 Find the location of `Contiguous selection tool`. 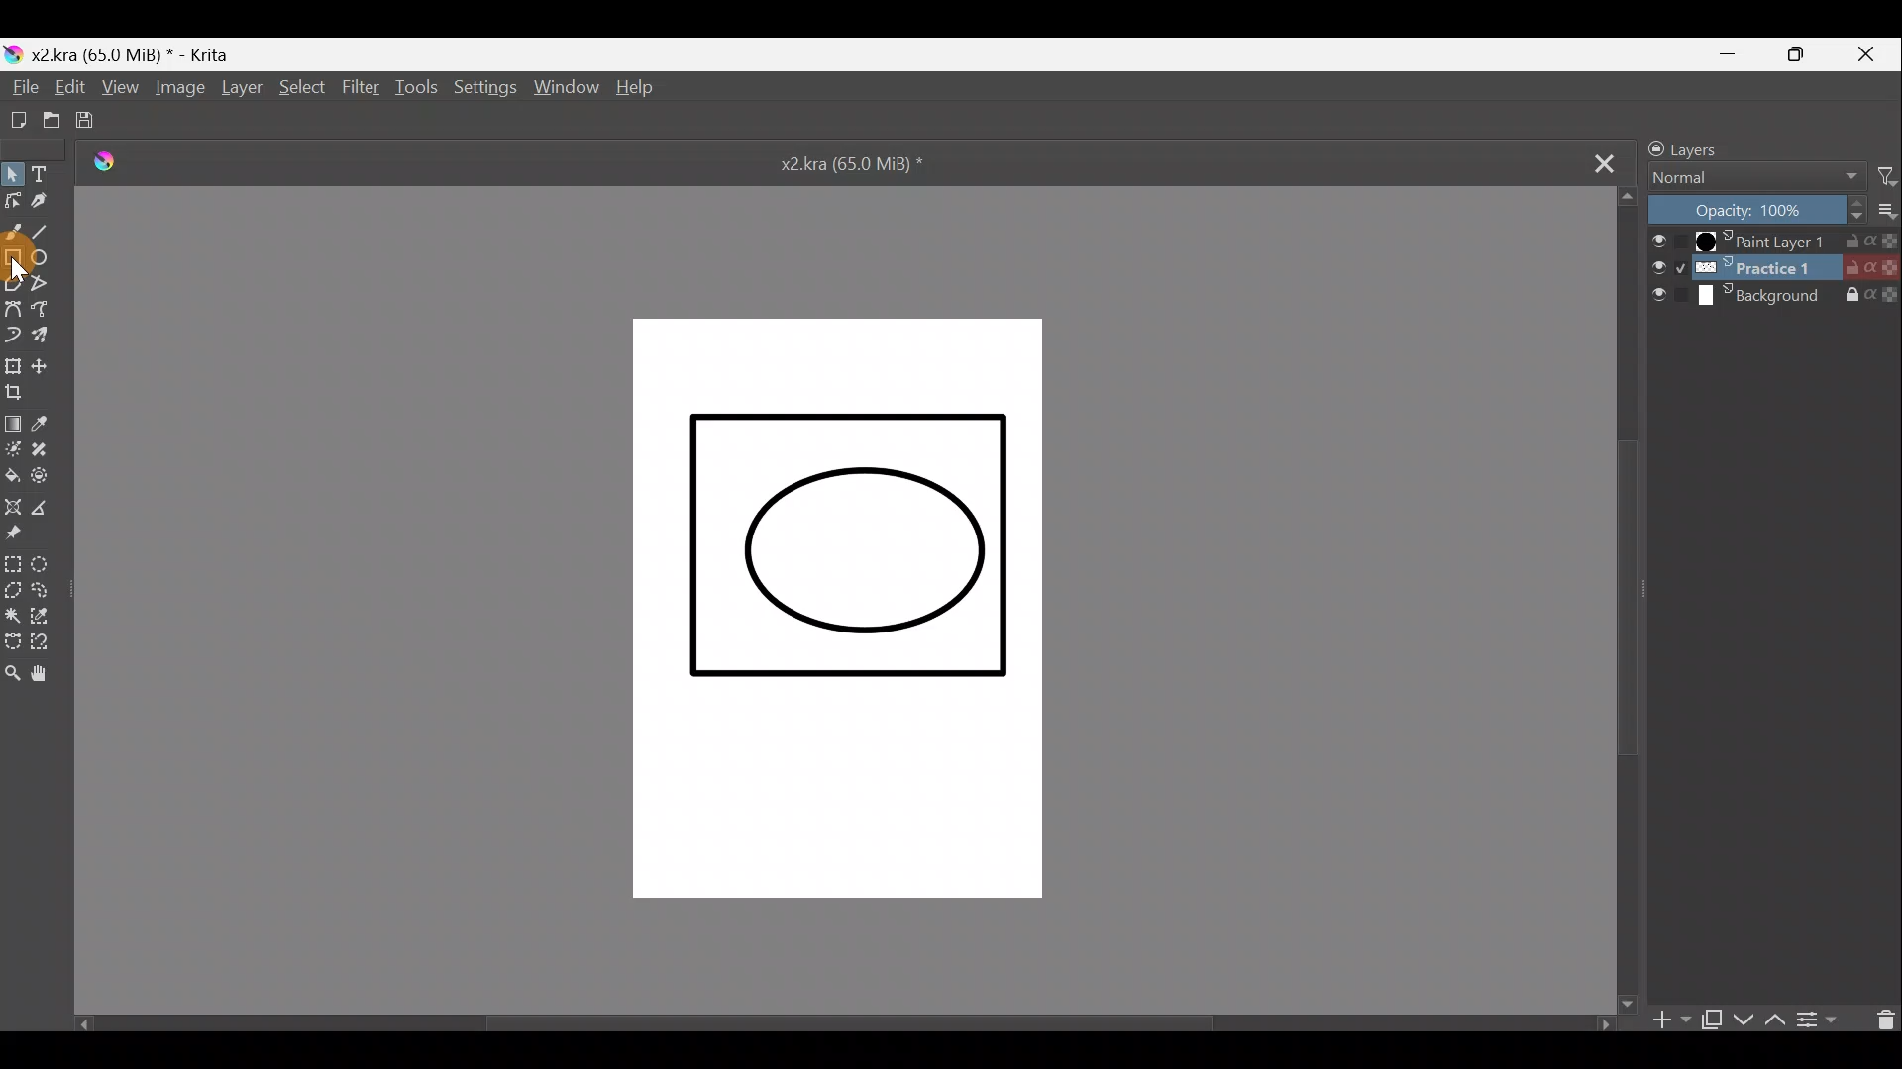

Contiguous selection tool is located at coordinates (13, 618).